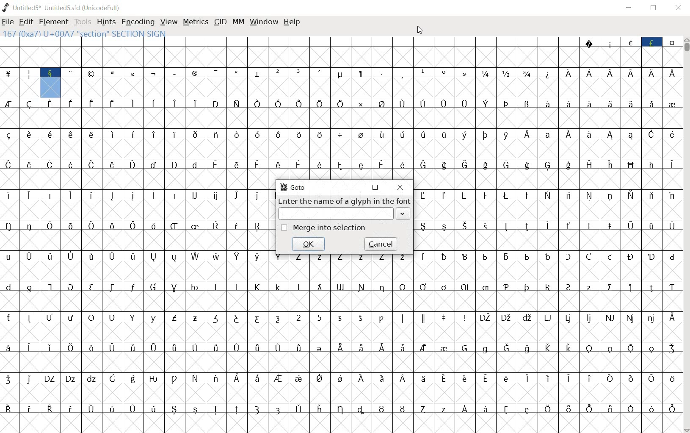 This screenshot has width=690, height=433. I want to click on scrollbar, so click(686, 234).